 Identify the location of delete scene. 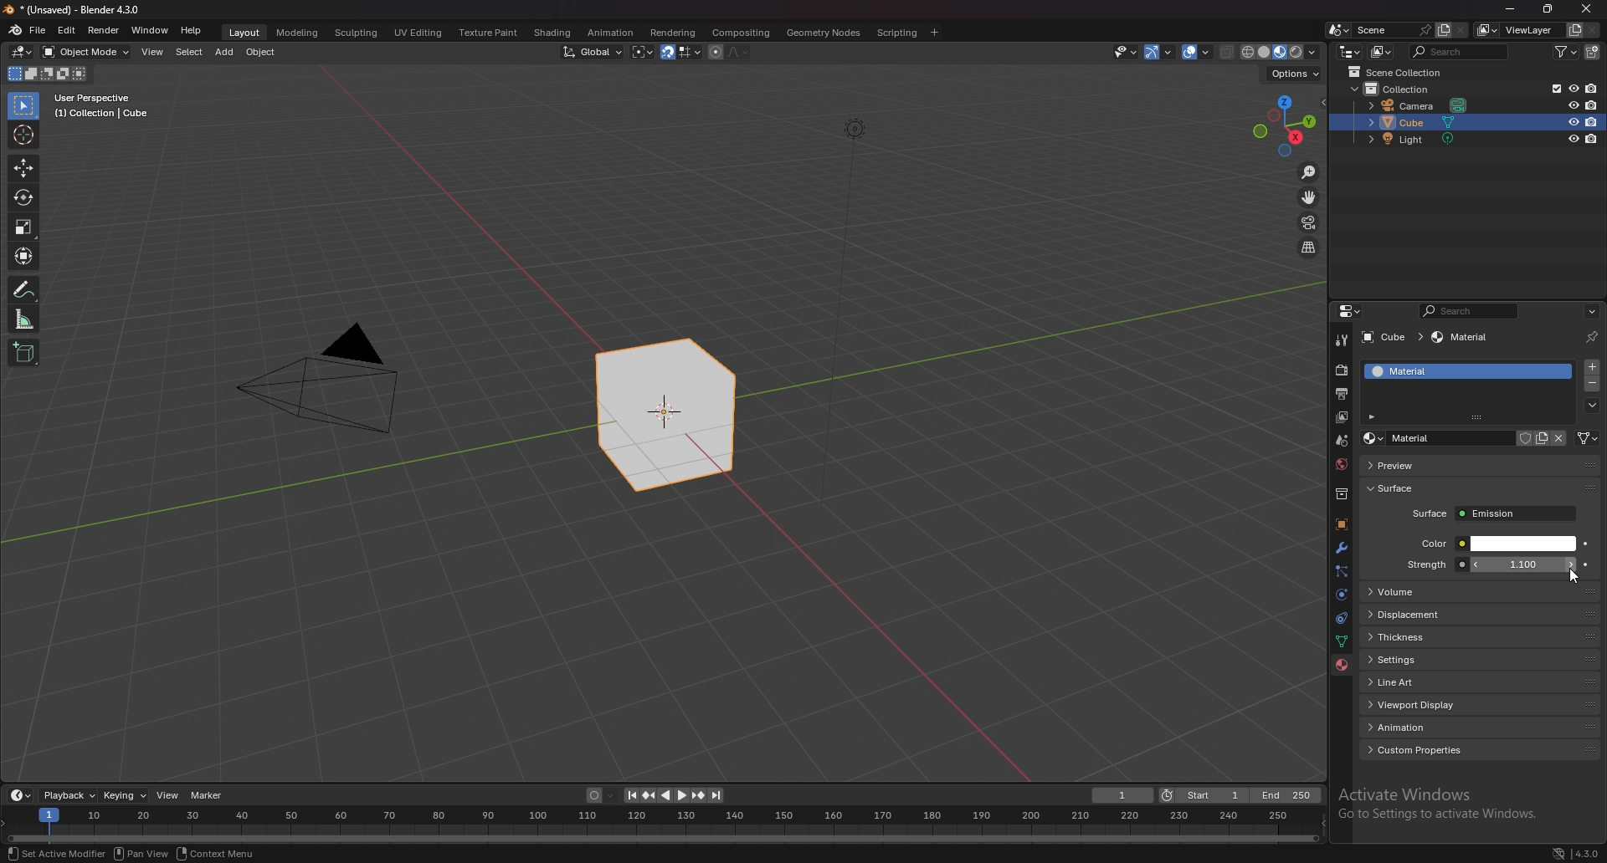
(1461, 31).